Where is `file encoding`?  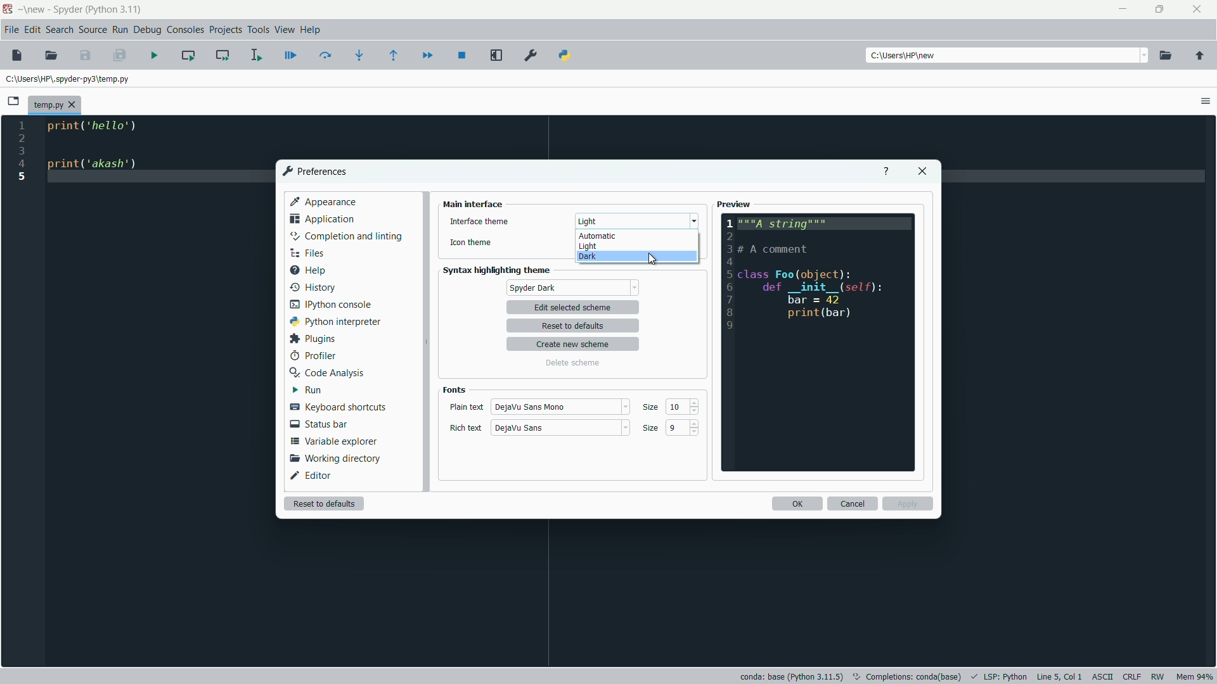 file encoding is located at coordinates (1102, 677).